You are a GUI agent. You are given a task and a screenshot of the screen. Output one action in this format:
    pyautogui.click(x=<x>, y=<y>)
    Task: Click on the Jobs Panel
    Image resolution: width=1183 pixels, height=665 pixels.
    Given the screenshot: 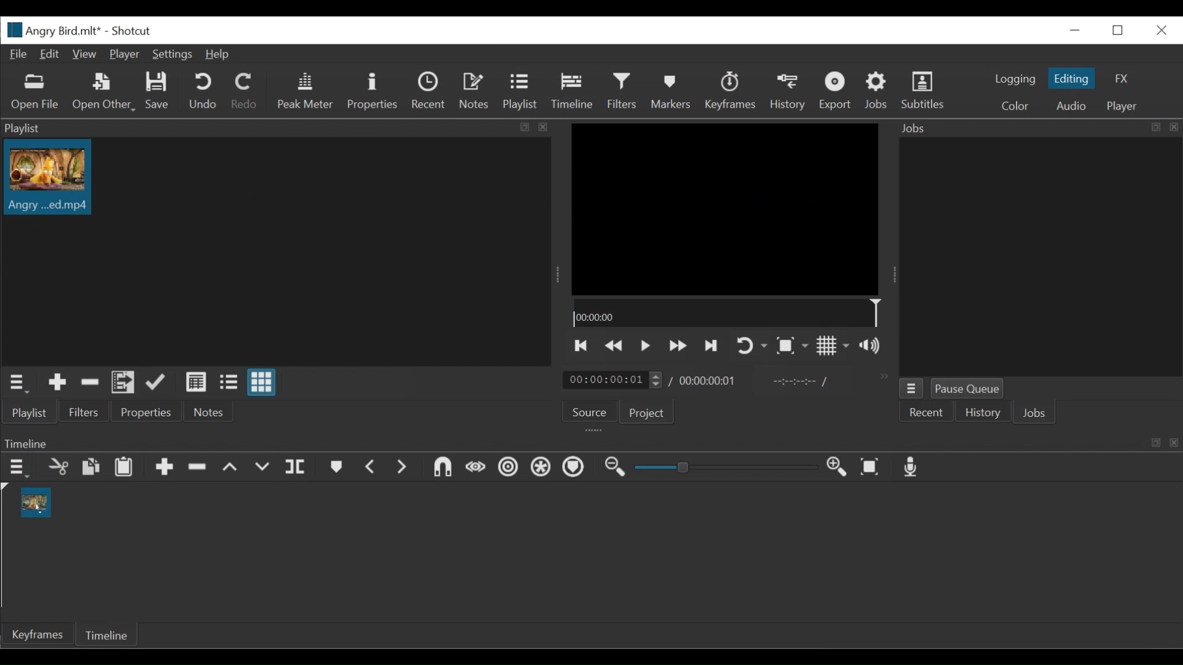 What is the action you would take?
    pyautogui.click(x=1039, y=257)
    